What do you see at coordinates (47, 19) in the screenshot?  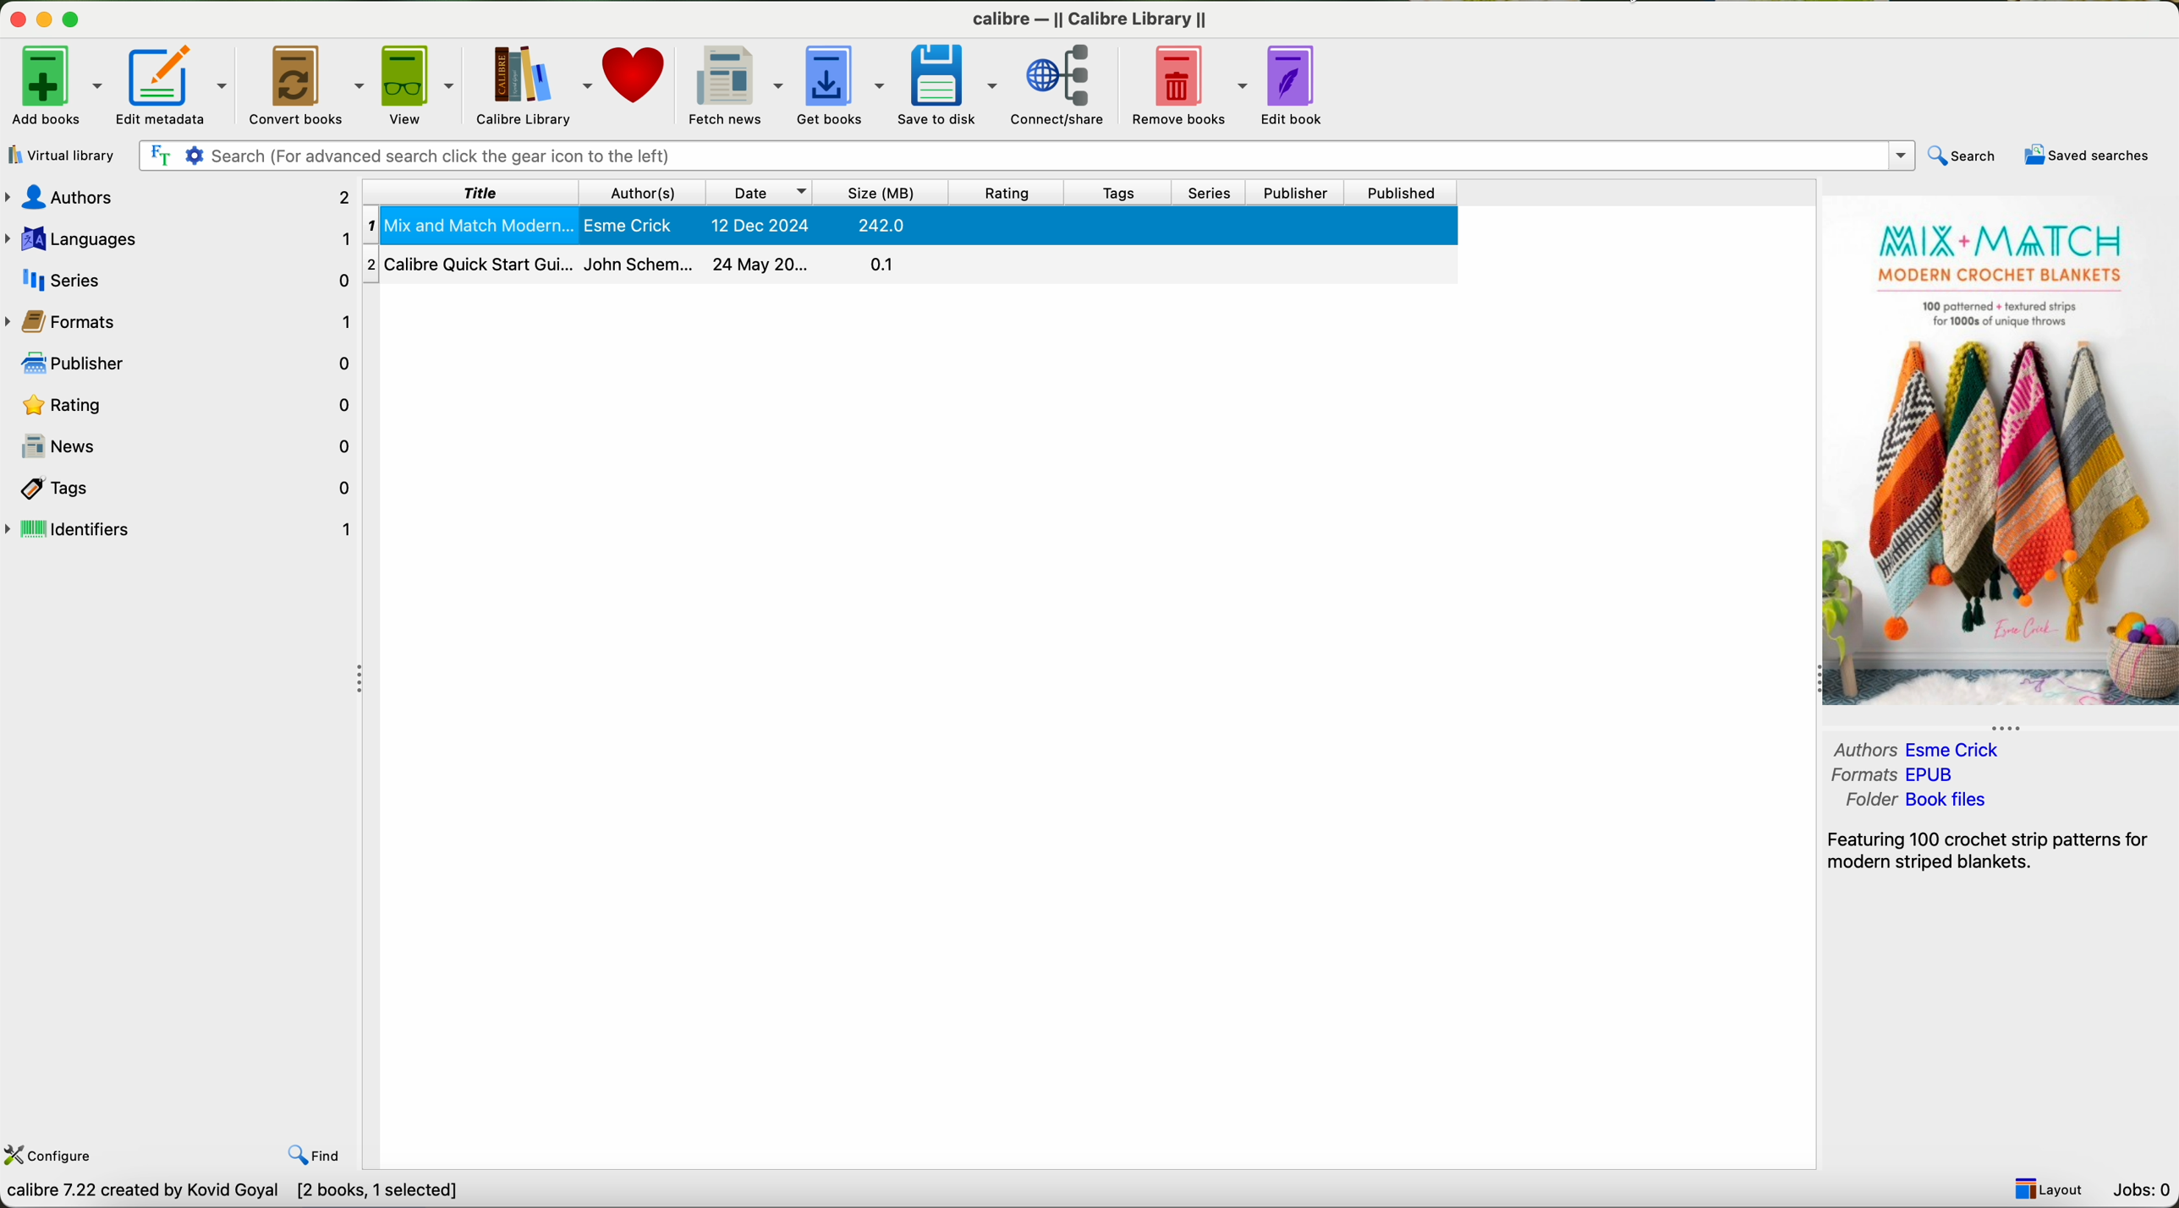 I see `minimize program` at bounding box center [47, 19].